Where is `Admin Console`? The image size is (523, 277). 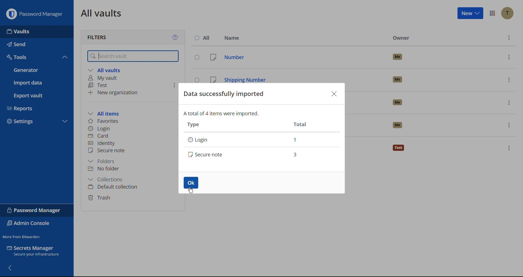 Admin Console is located at coordinates (29, 224).